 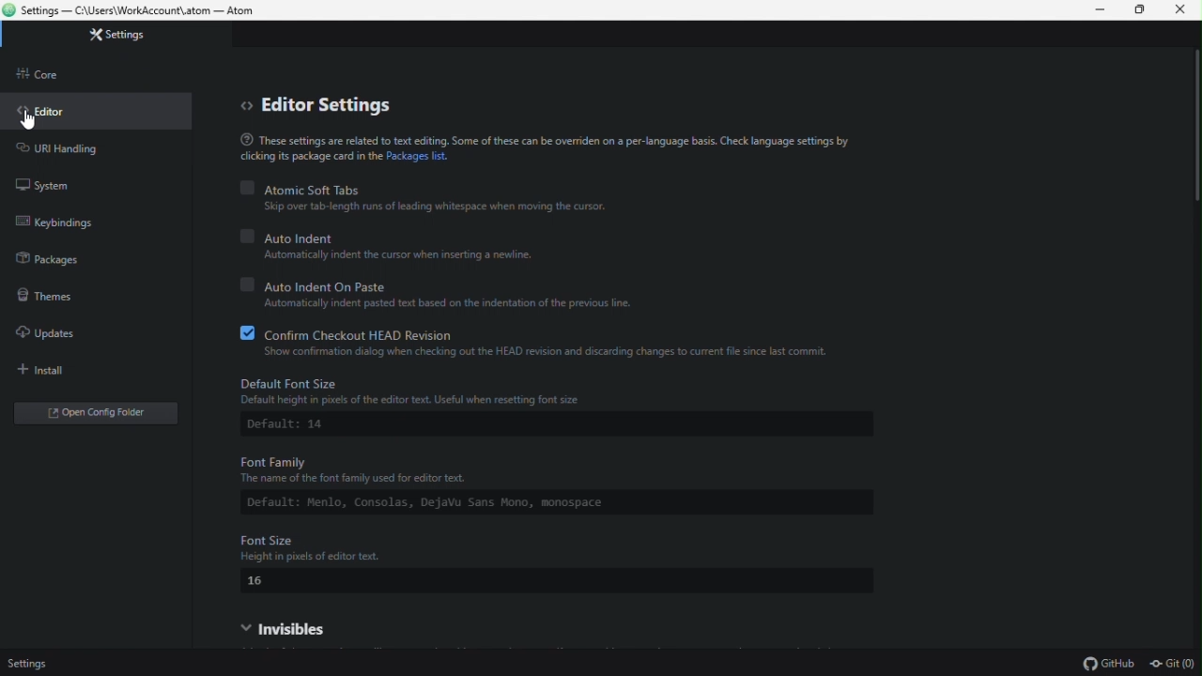 I want to click on Auto indent on paste, so click(x=461, y=284).